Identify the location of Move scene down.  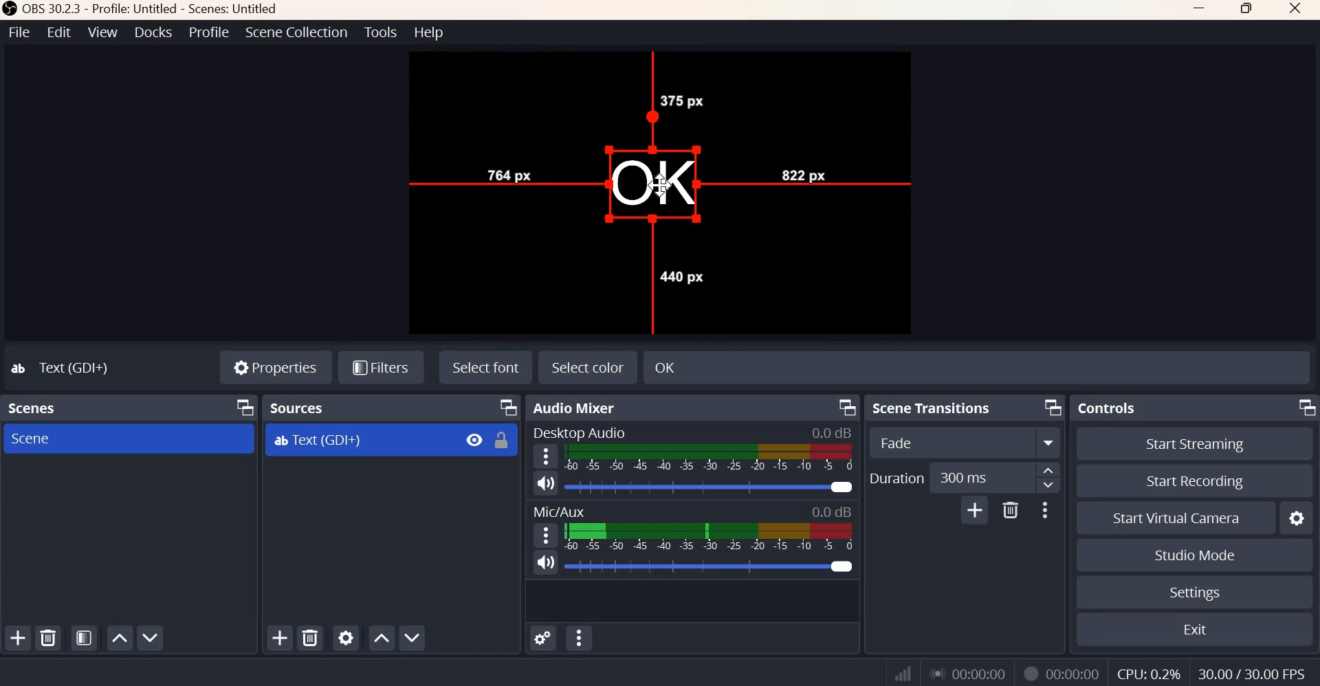
(149, 637).